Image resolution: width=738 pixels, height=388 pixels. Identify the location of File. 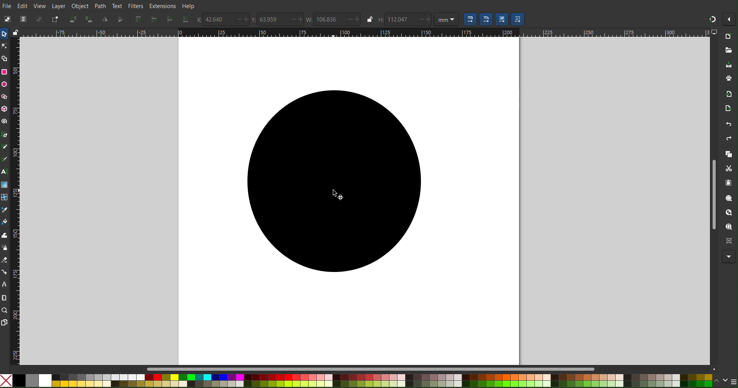
(7, 5).